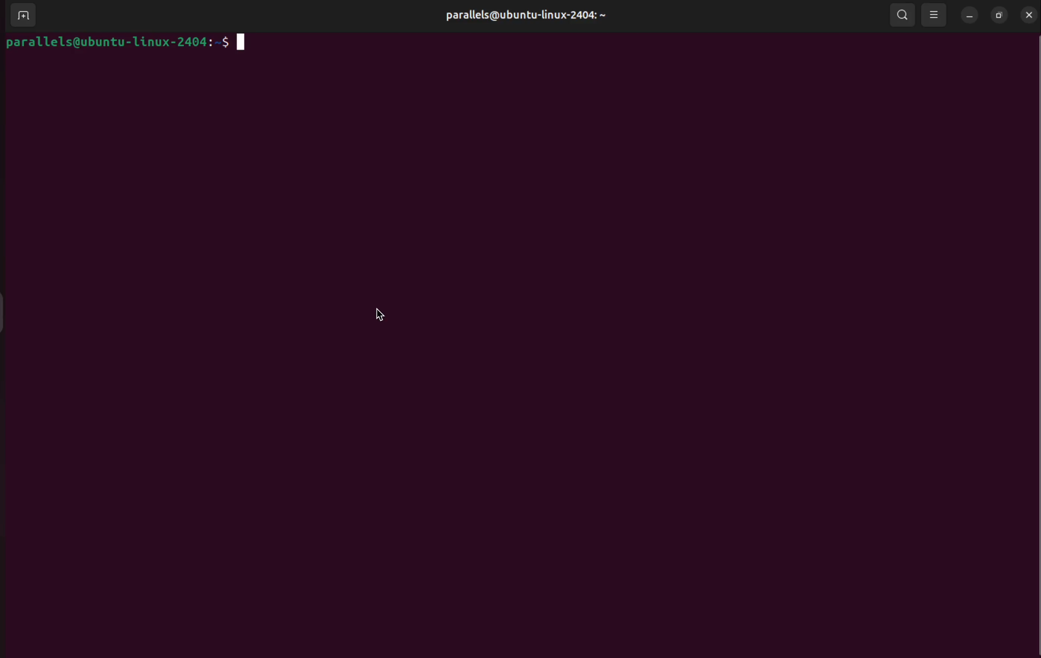  I want to click on close, so click(1029, 13).